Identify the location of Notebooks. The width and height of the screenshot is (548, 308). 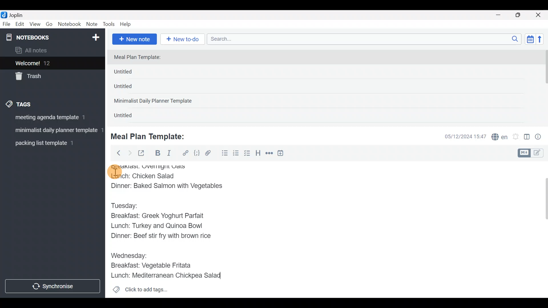
(40, 37).